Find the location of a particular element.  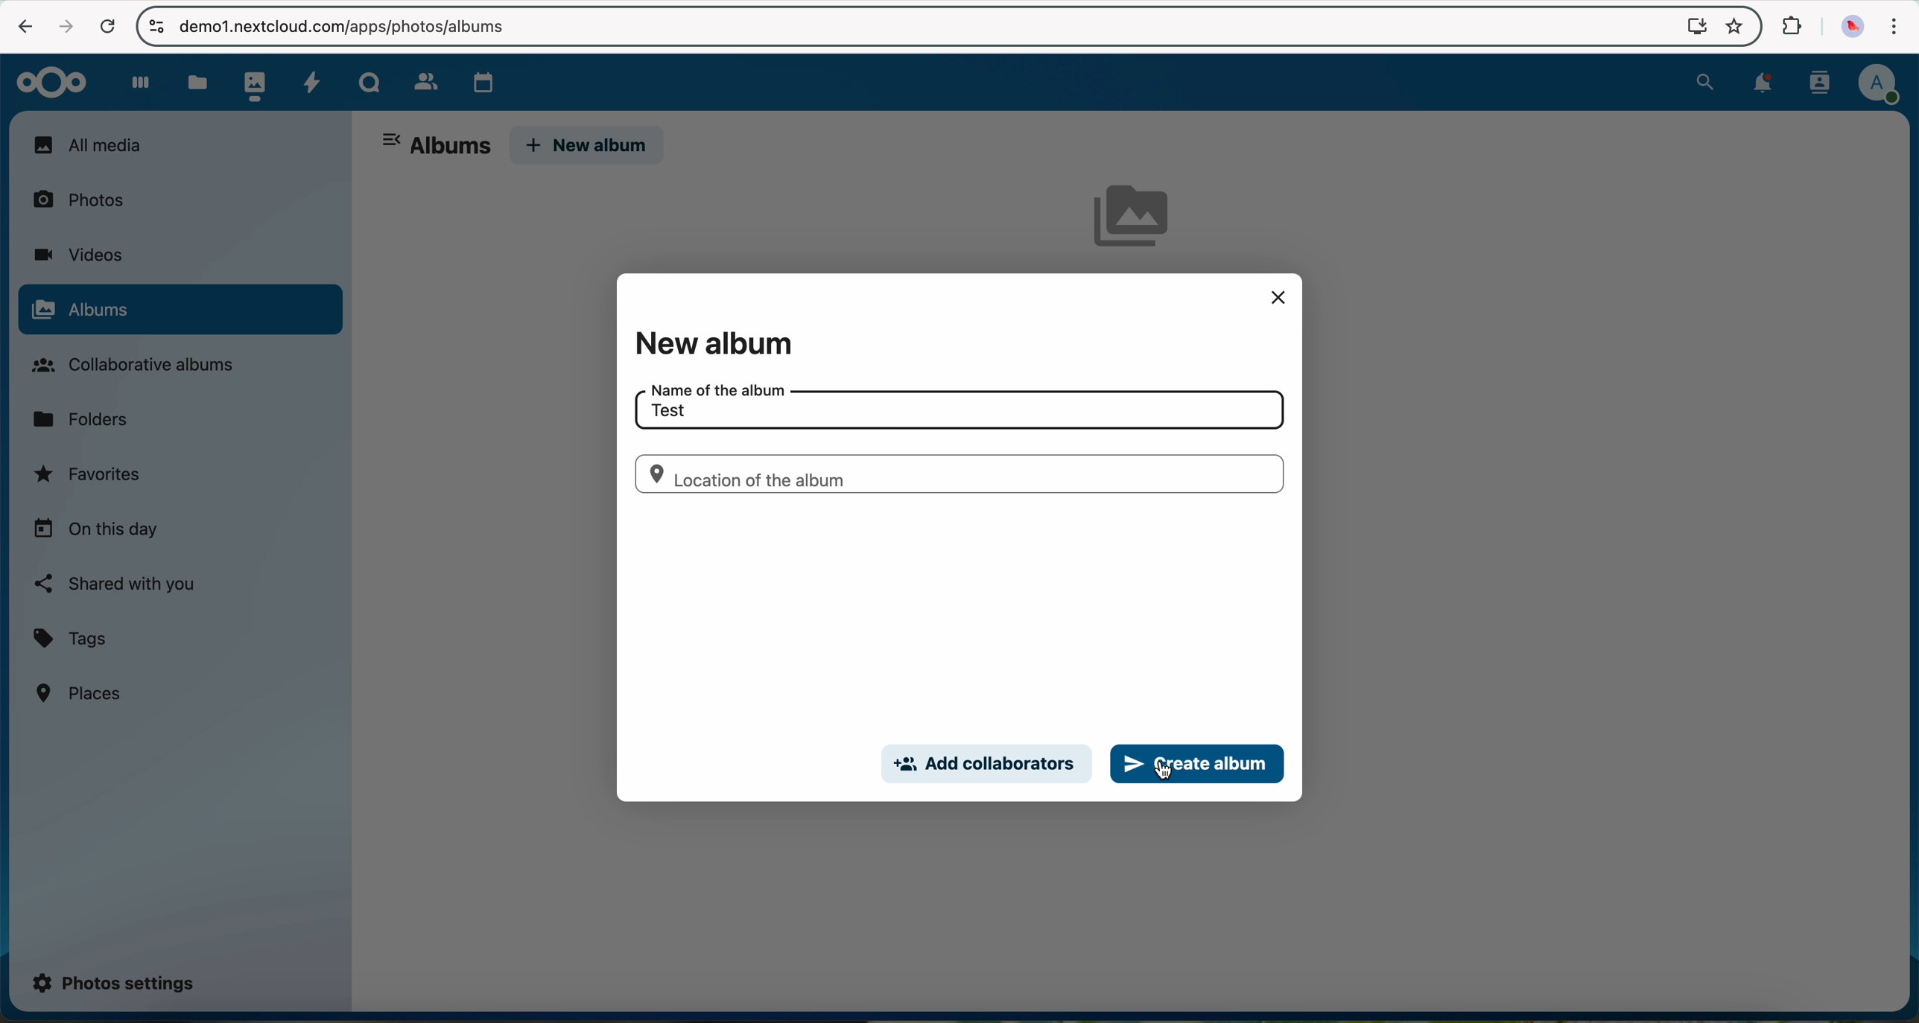

Nextcloud logo is located at coordinates (45, 81).